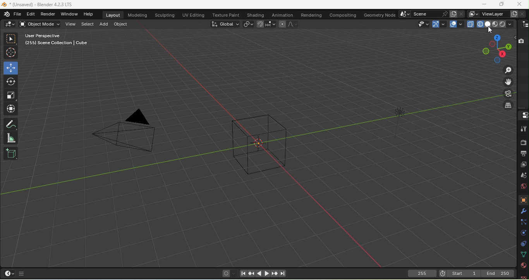 The image size is (529, 280). What do you see at coordinates (442, 273) in the screenshot?
I see `Use preview range` at bounding box center [442, 273].